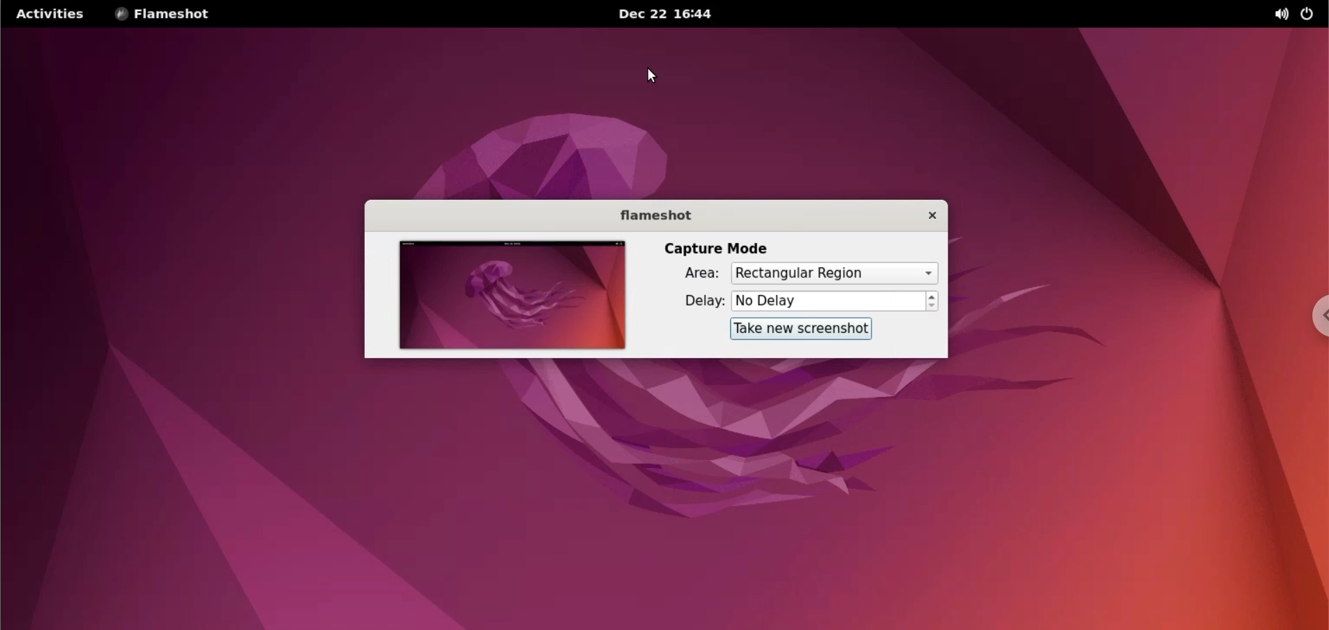  I want to click on delay:, so click(697, 300).